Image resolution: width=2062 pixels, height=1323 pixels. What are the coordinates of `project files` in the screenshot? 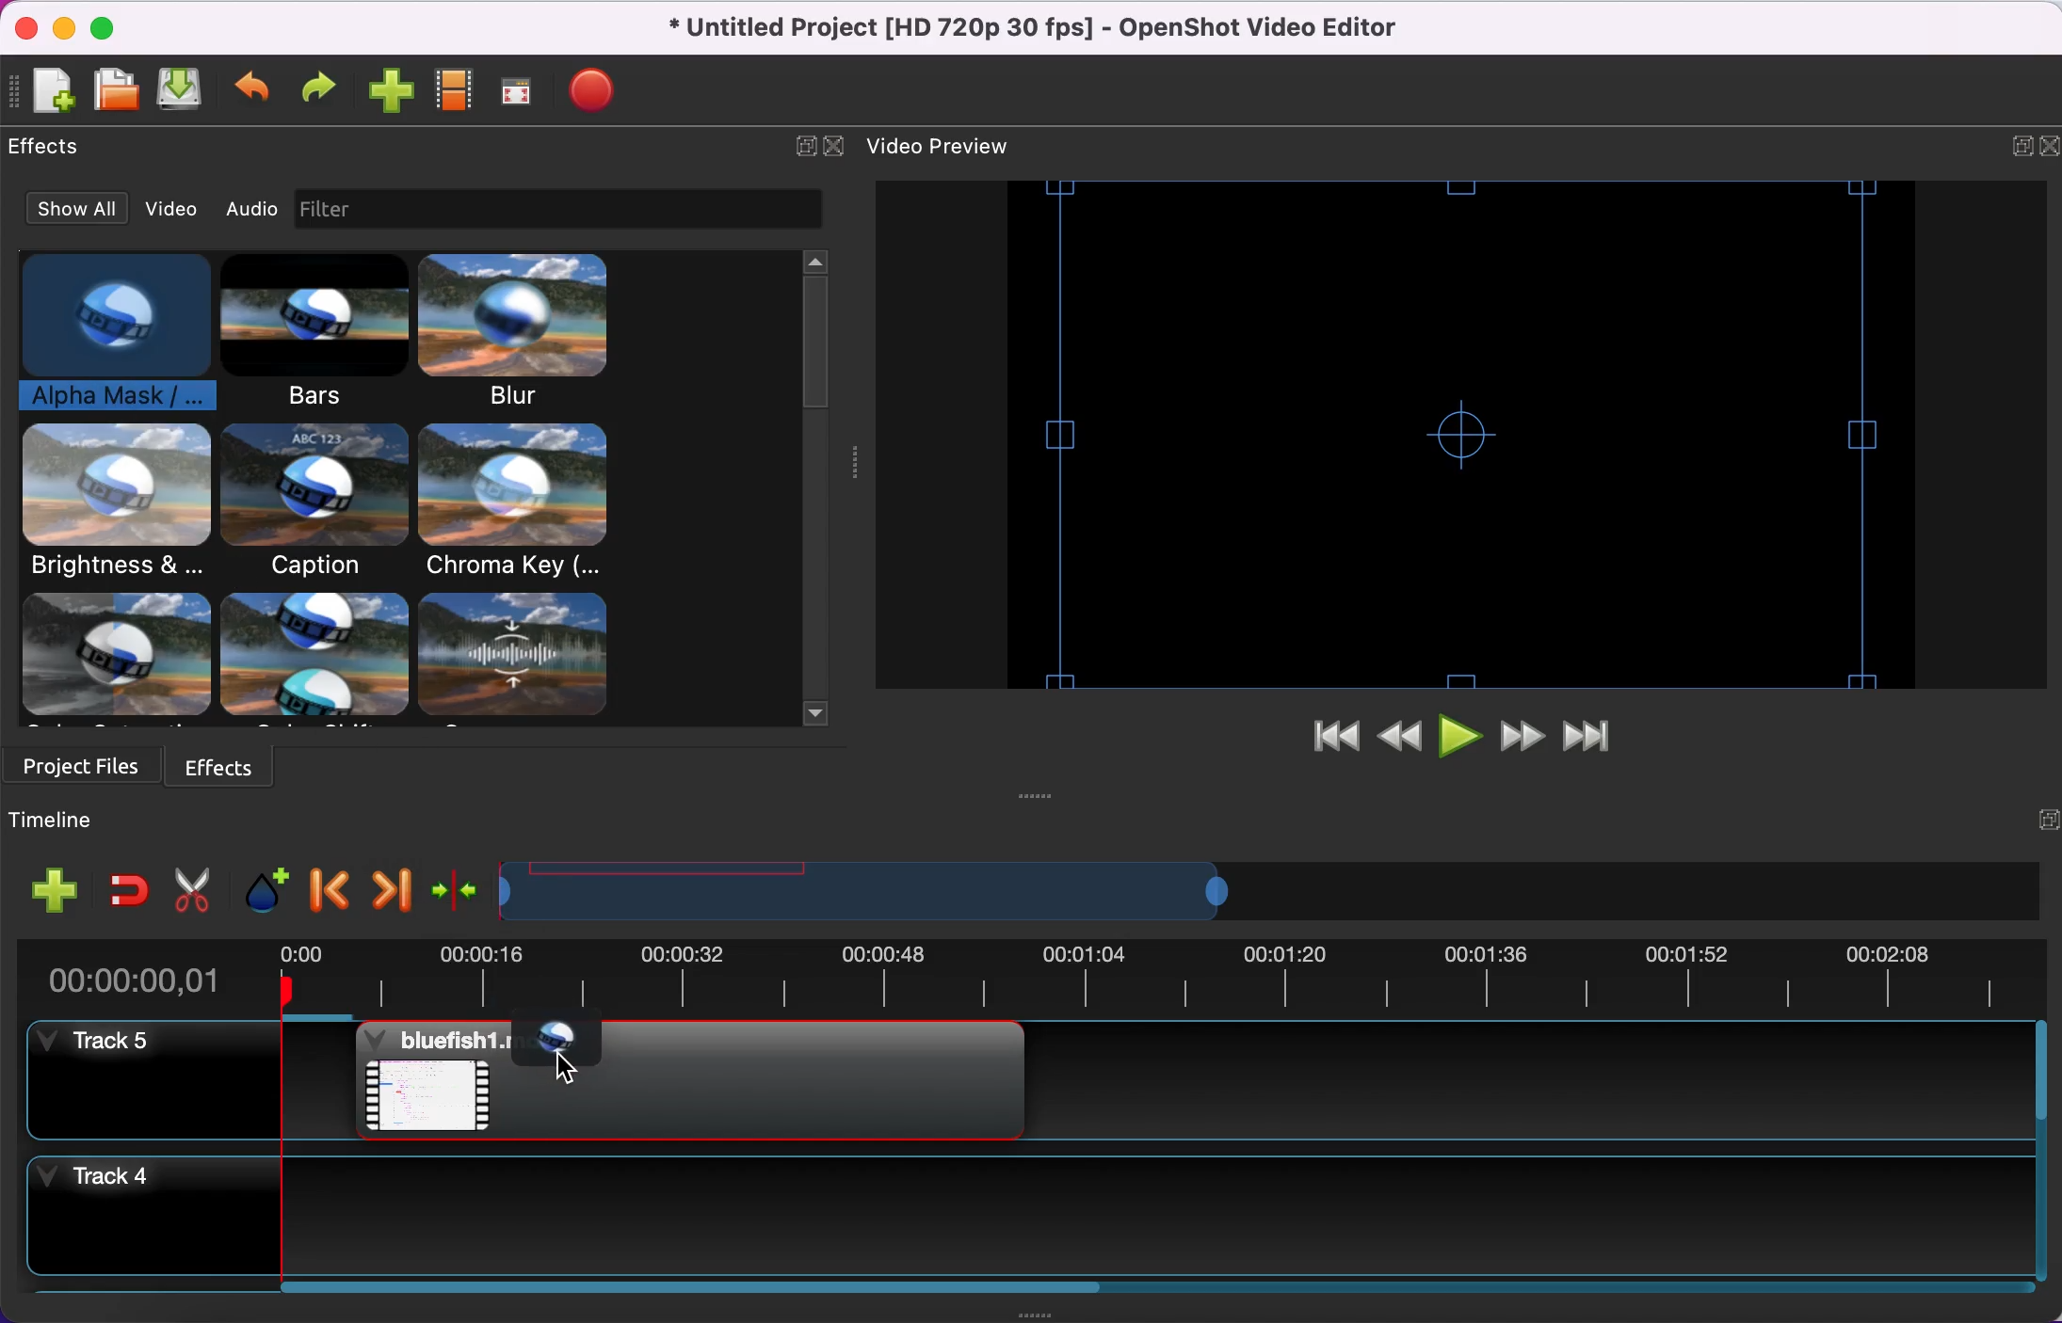 It's located at (85, 771).